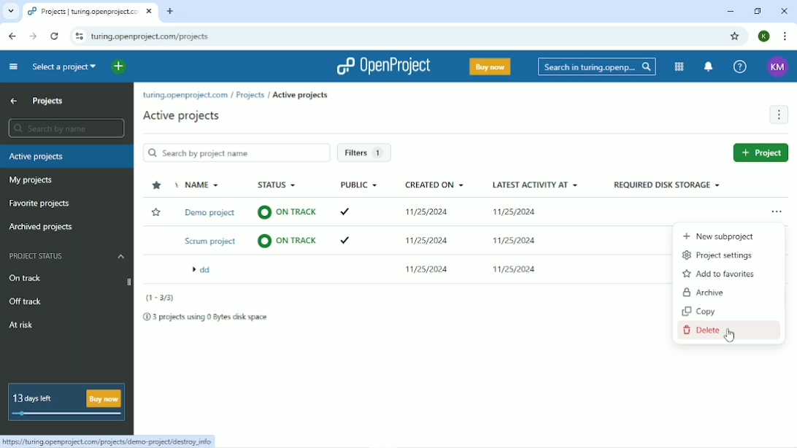 This screenshot has height=448, width=797. Describe the element at coordinates (302, 96) in the screenshot. I see `Active projects` at that location.